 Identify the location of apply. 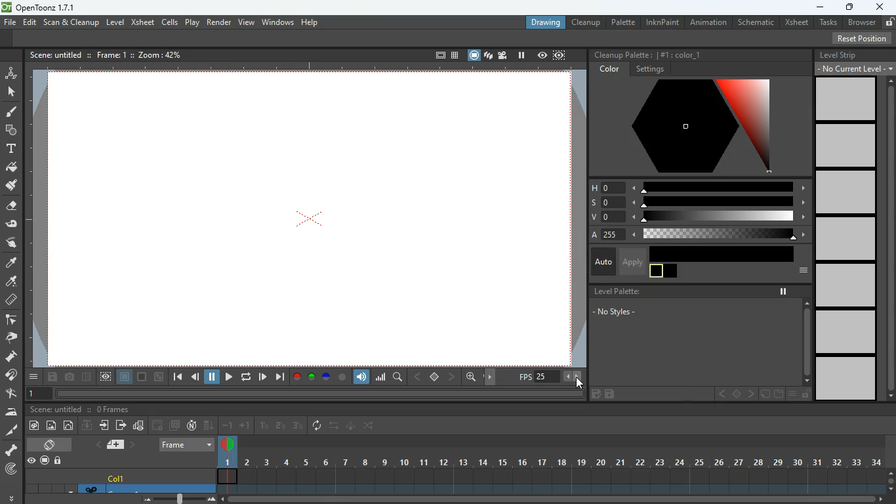
(632, 261).